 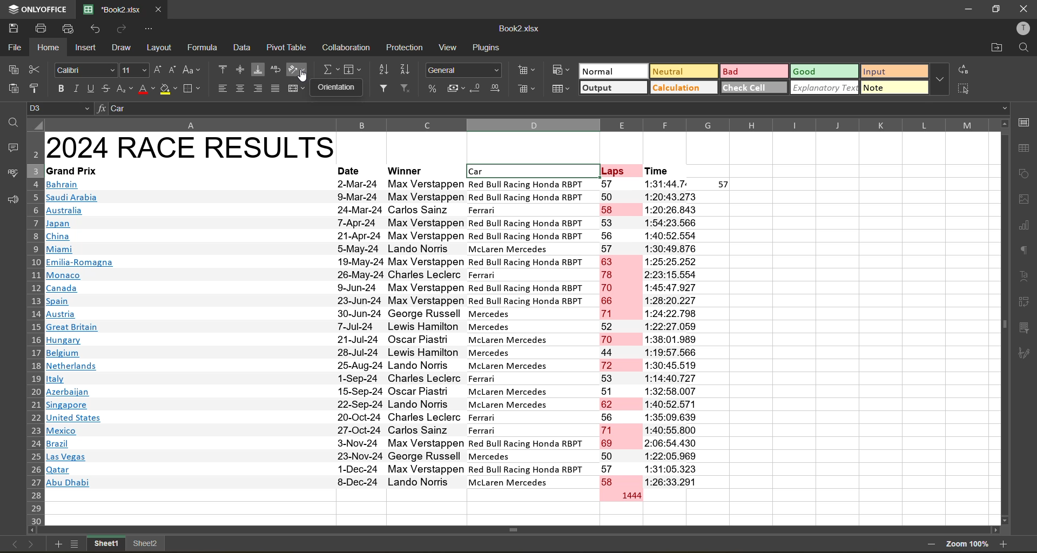 What do you see at coordinates (104, 88) in the screenshot?
I see `strikethrough` at bounding box center [104, 88].